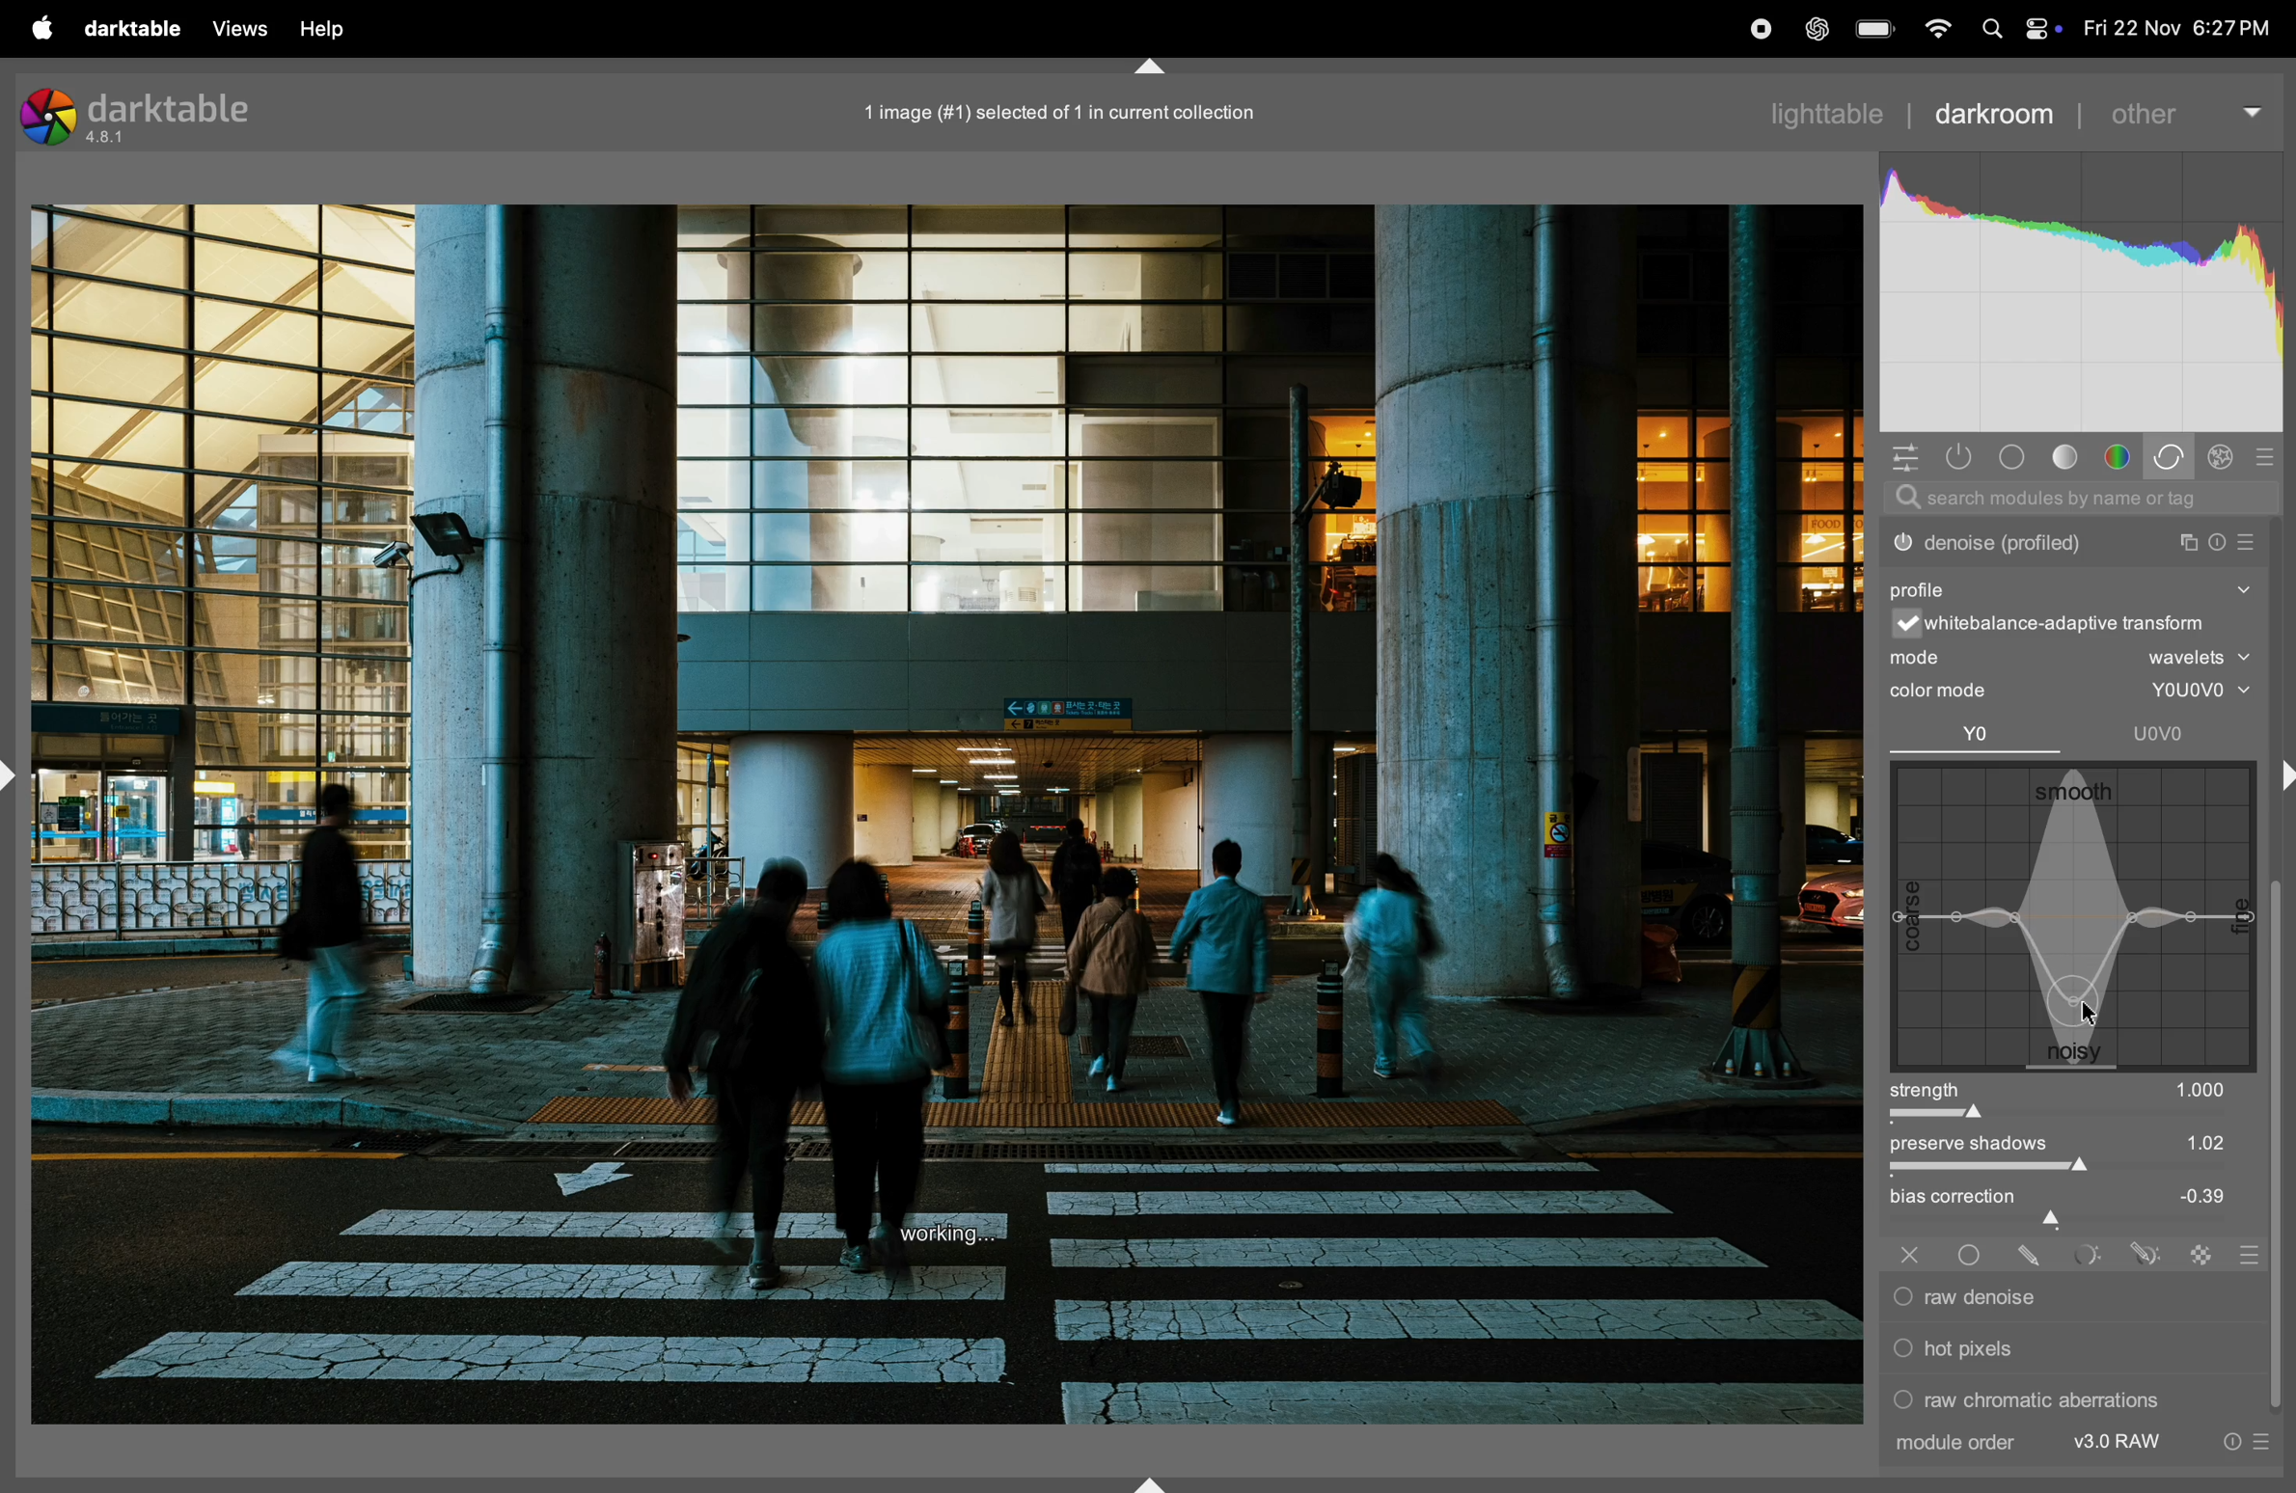 Image resolution: width=2296 pixels, height=1493 pixels. What do you see at coordinates (2173, 456) in the screenshot?
I see `correct` at bounding box center [2173, 456].